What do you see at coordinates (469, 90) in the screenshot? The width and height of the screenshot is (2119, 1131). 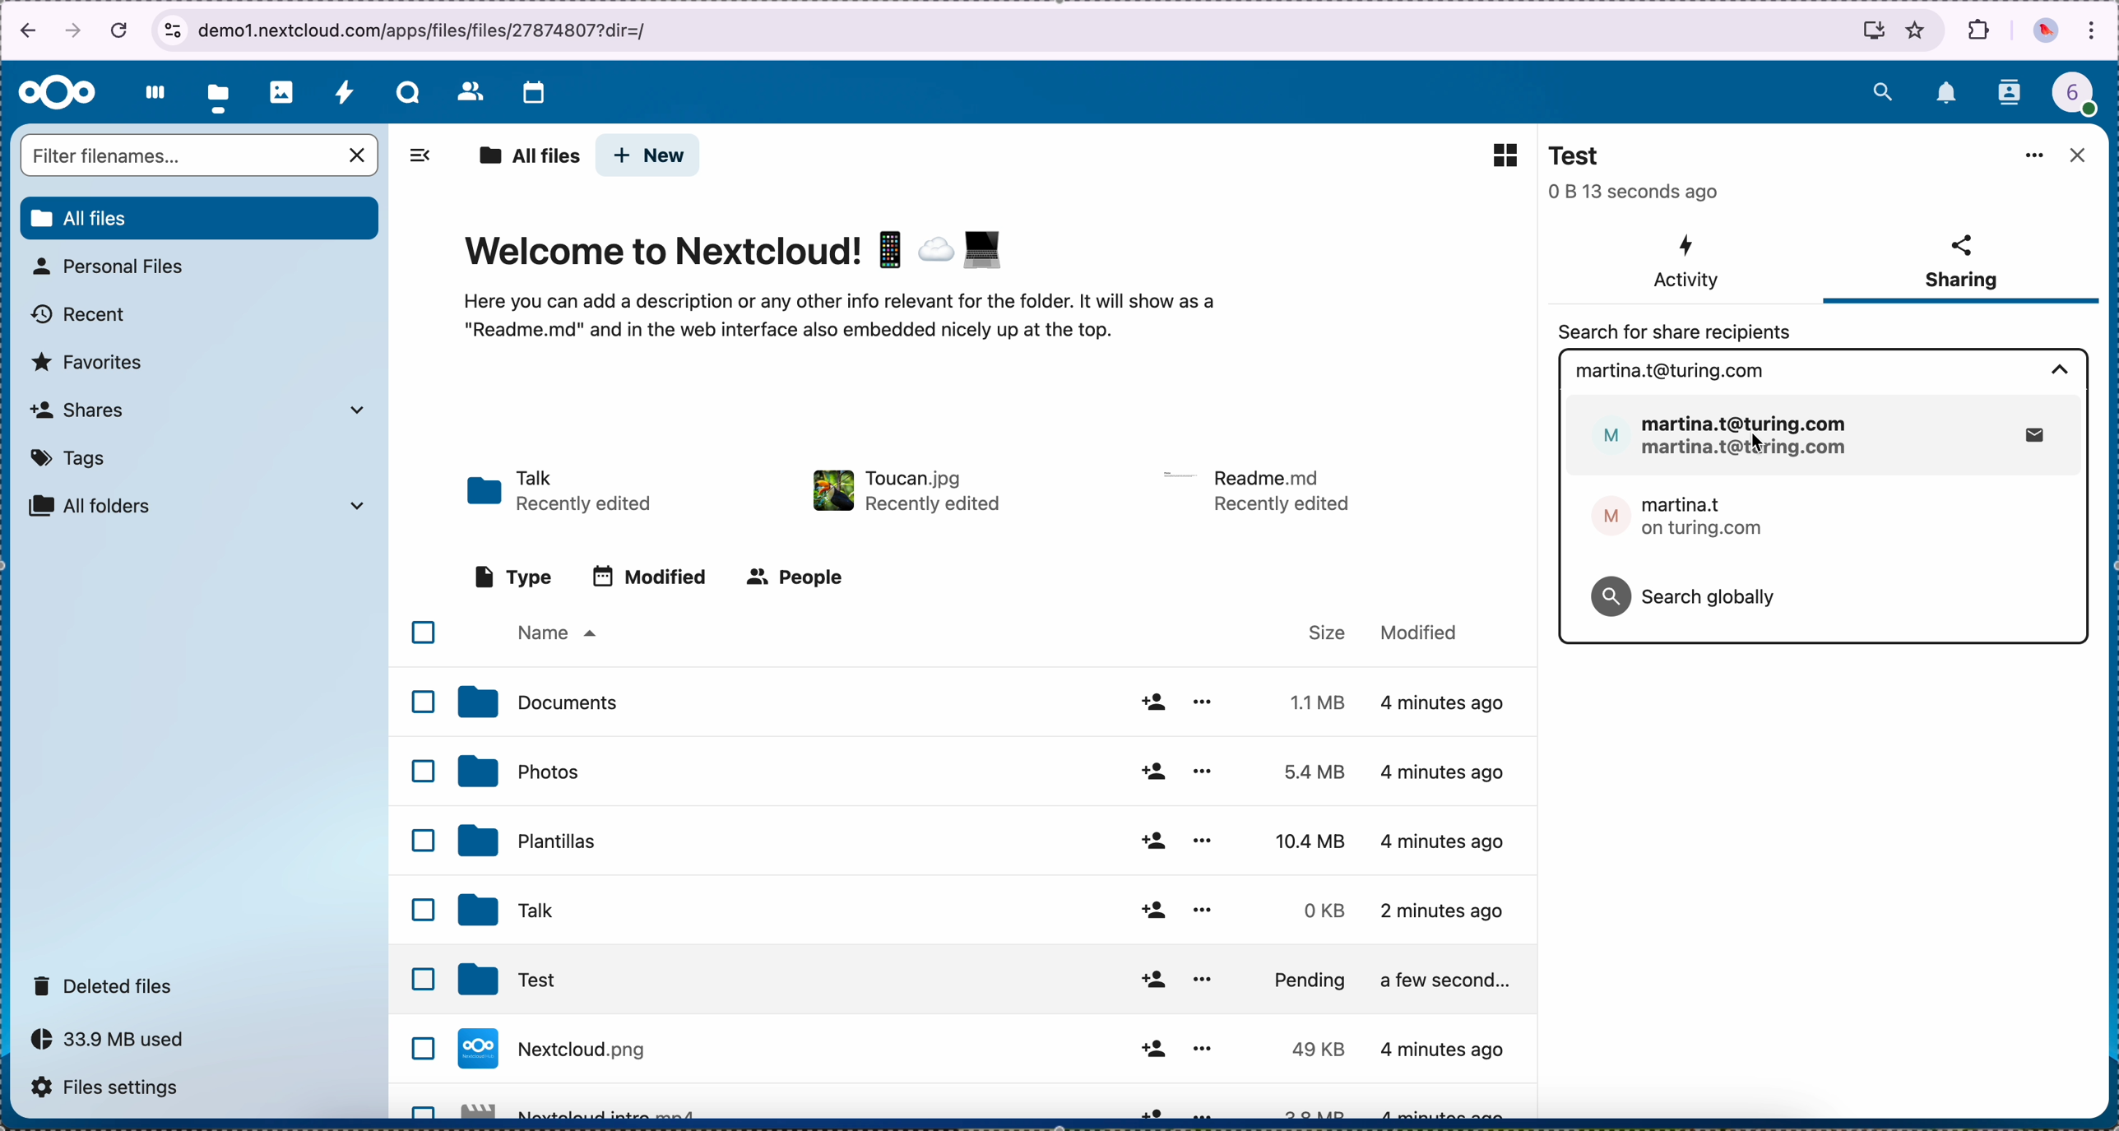 I see `contacts` at bounding box center [469, 90].